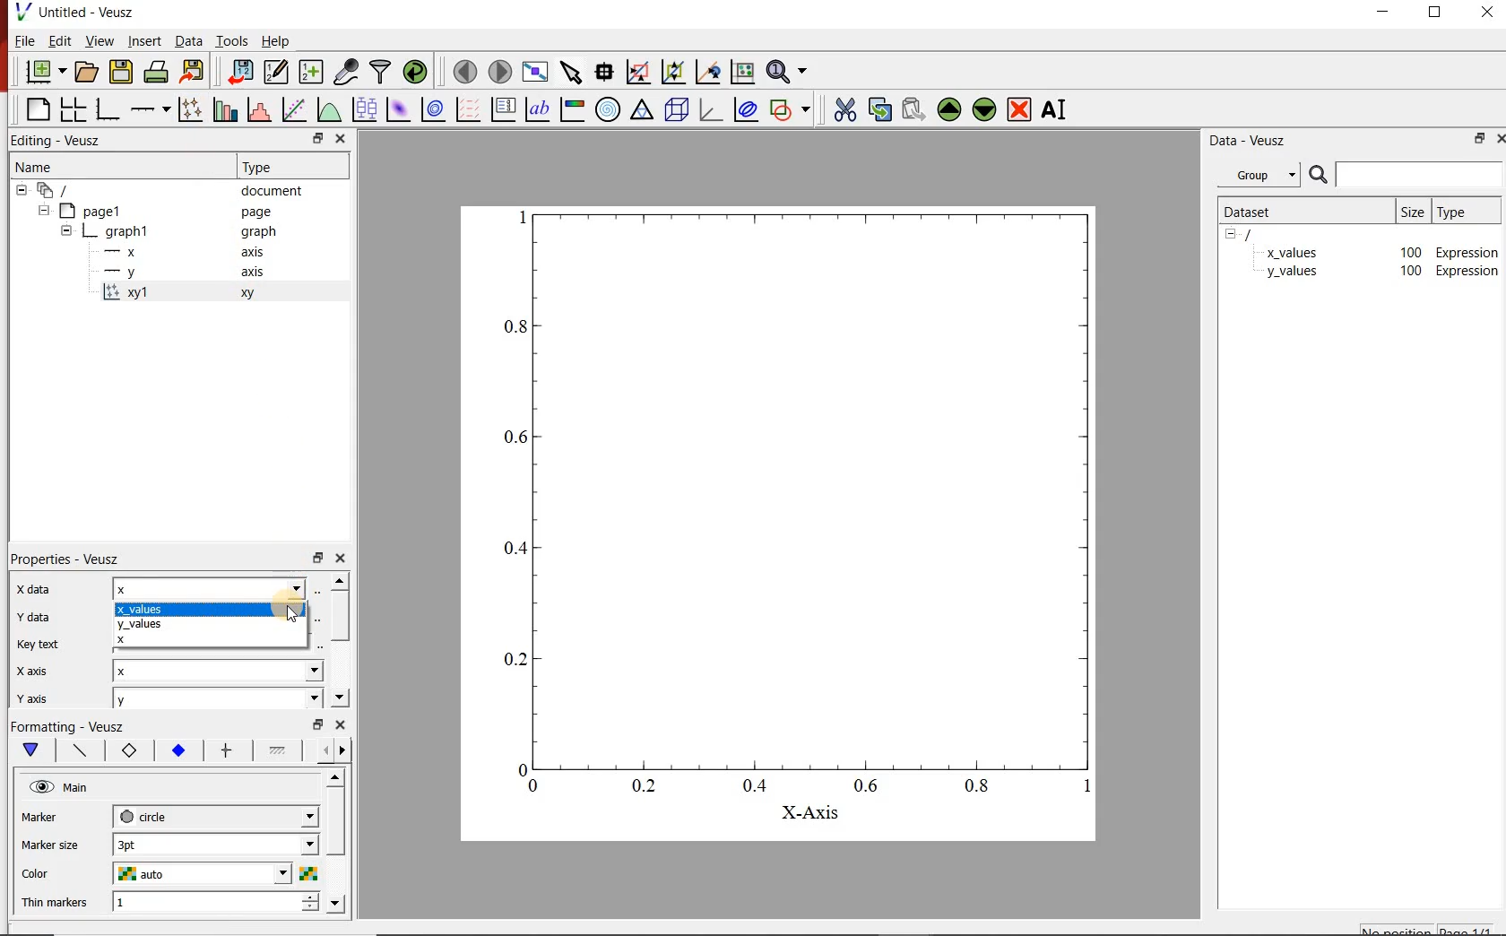 This screenshot has width=1506, height=936. Describe the element at coordinates (200, 872) in the screenshot. I see `auto` at that location.